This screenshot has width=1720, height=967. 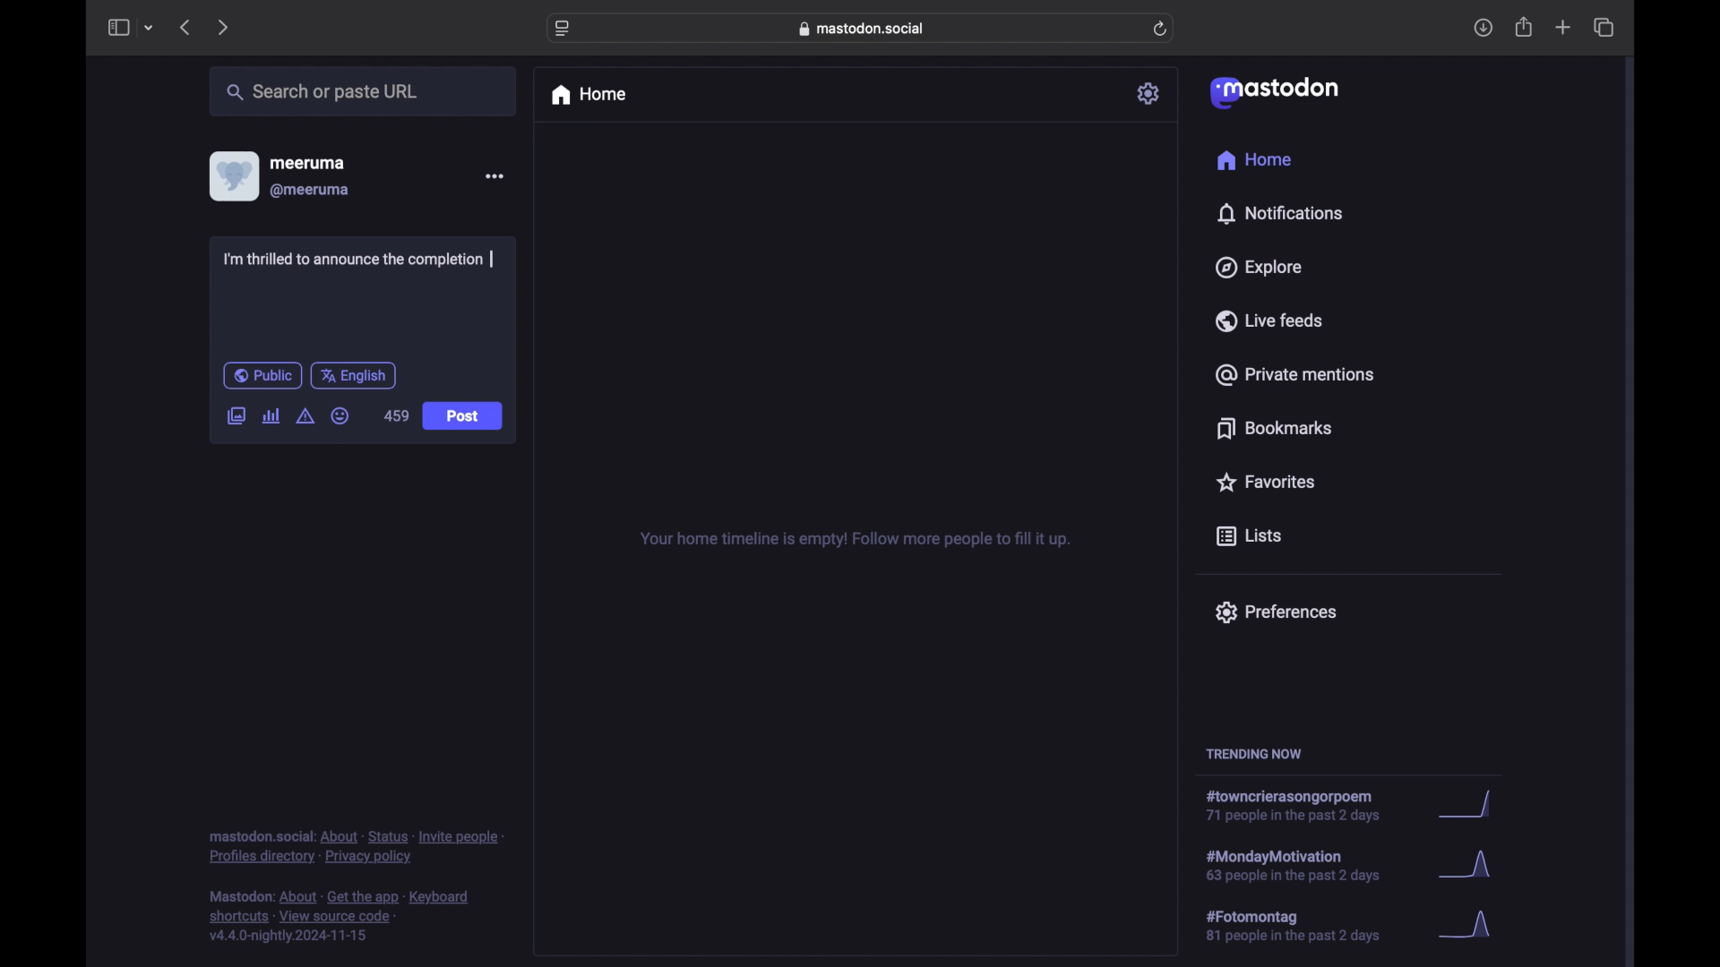 I want to click on private mentions, so click(x=1294, y=374).